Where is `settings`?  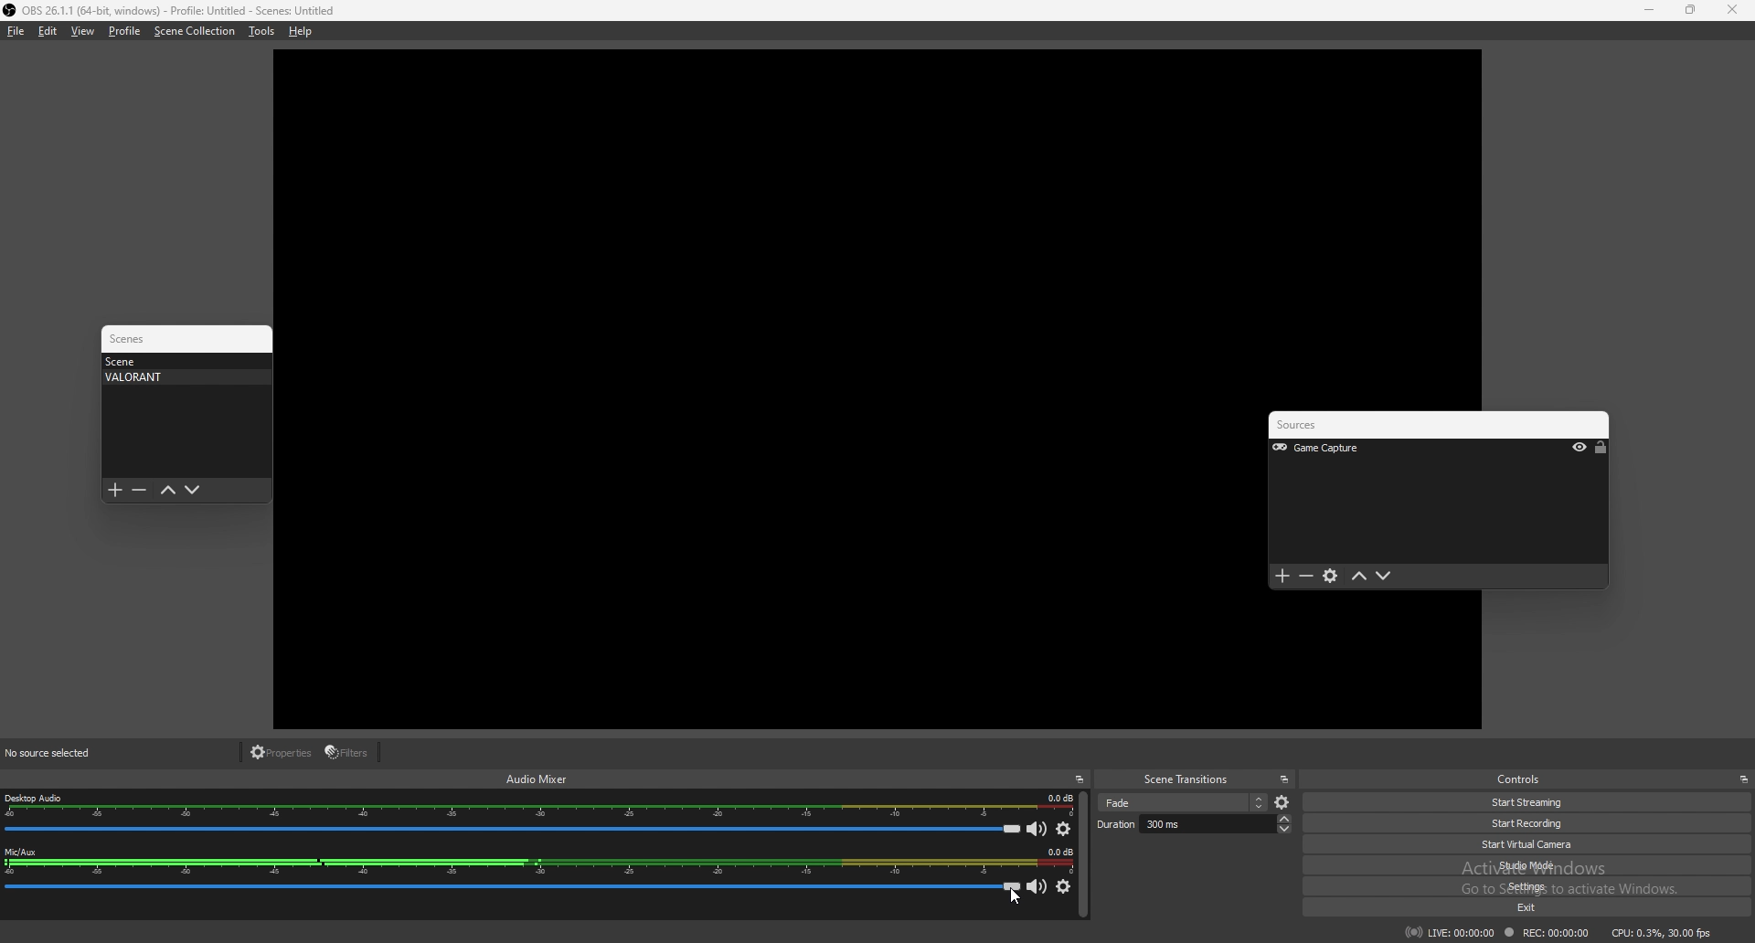 settings is located at coordinates (1332, 577).